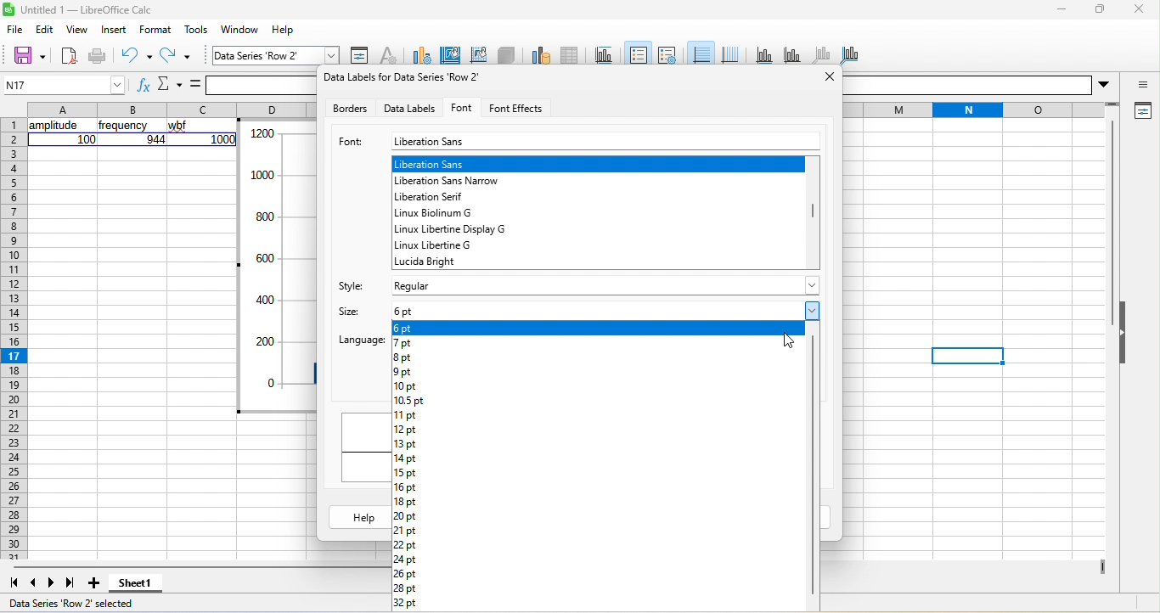 This screenshot has width=1160, height=613. What do you see at coordinates (447, 53) in the screenshot?
I see `chart area` at bounding box center [447, 53].